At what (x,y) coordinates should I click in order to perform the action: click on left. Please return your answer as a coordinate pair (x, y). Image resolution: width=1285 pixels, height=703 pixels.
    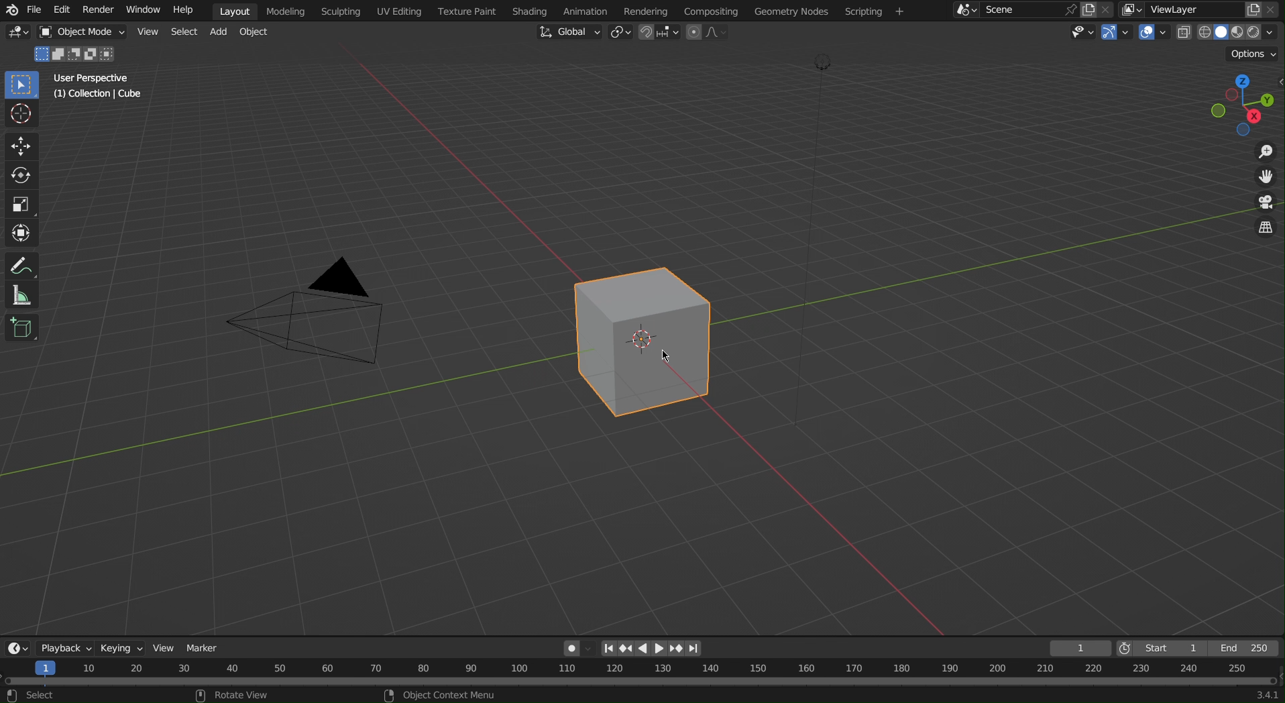
    Looking at the image, I should click on (642, 649).